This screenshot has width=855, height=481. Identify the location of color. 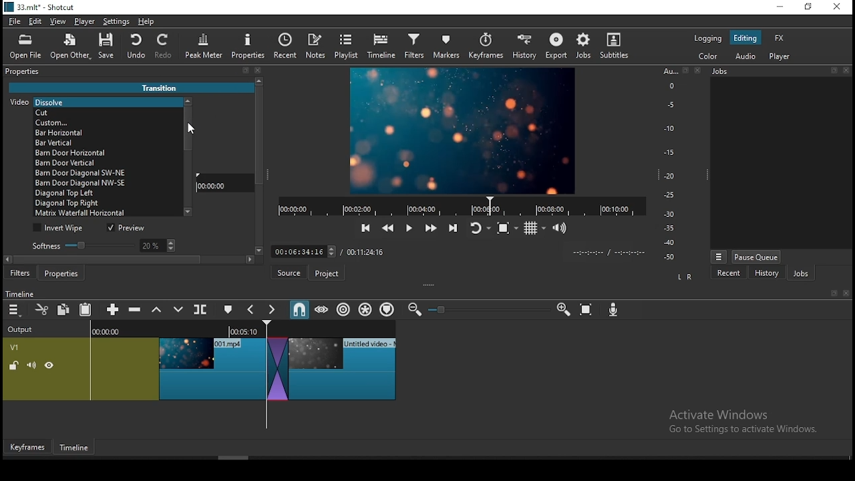
(708, 38).